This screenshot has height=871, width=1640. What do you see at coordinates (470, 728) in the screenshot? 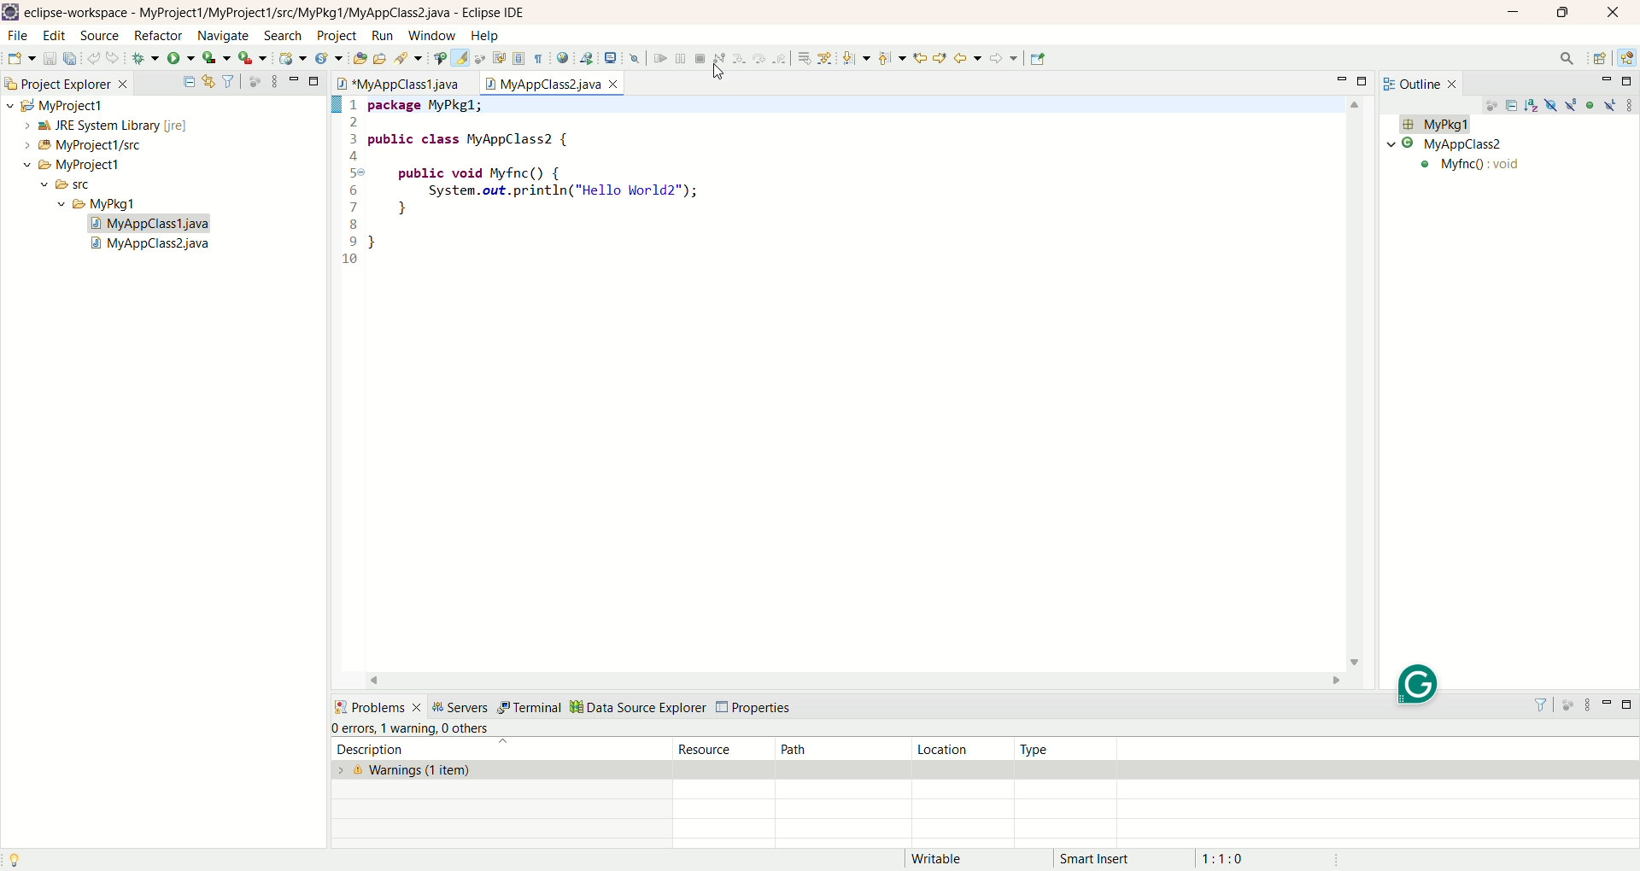
I see `others` at bounding box center [470, 728].